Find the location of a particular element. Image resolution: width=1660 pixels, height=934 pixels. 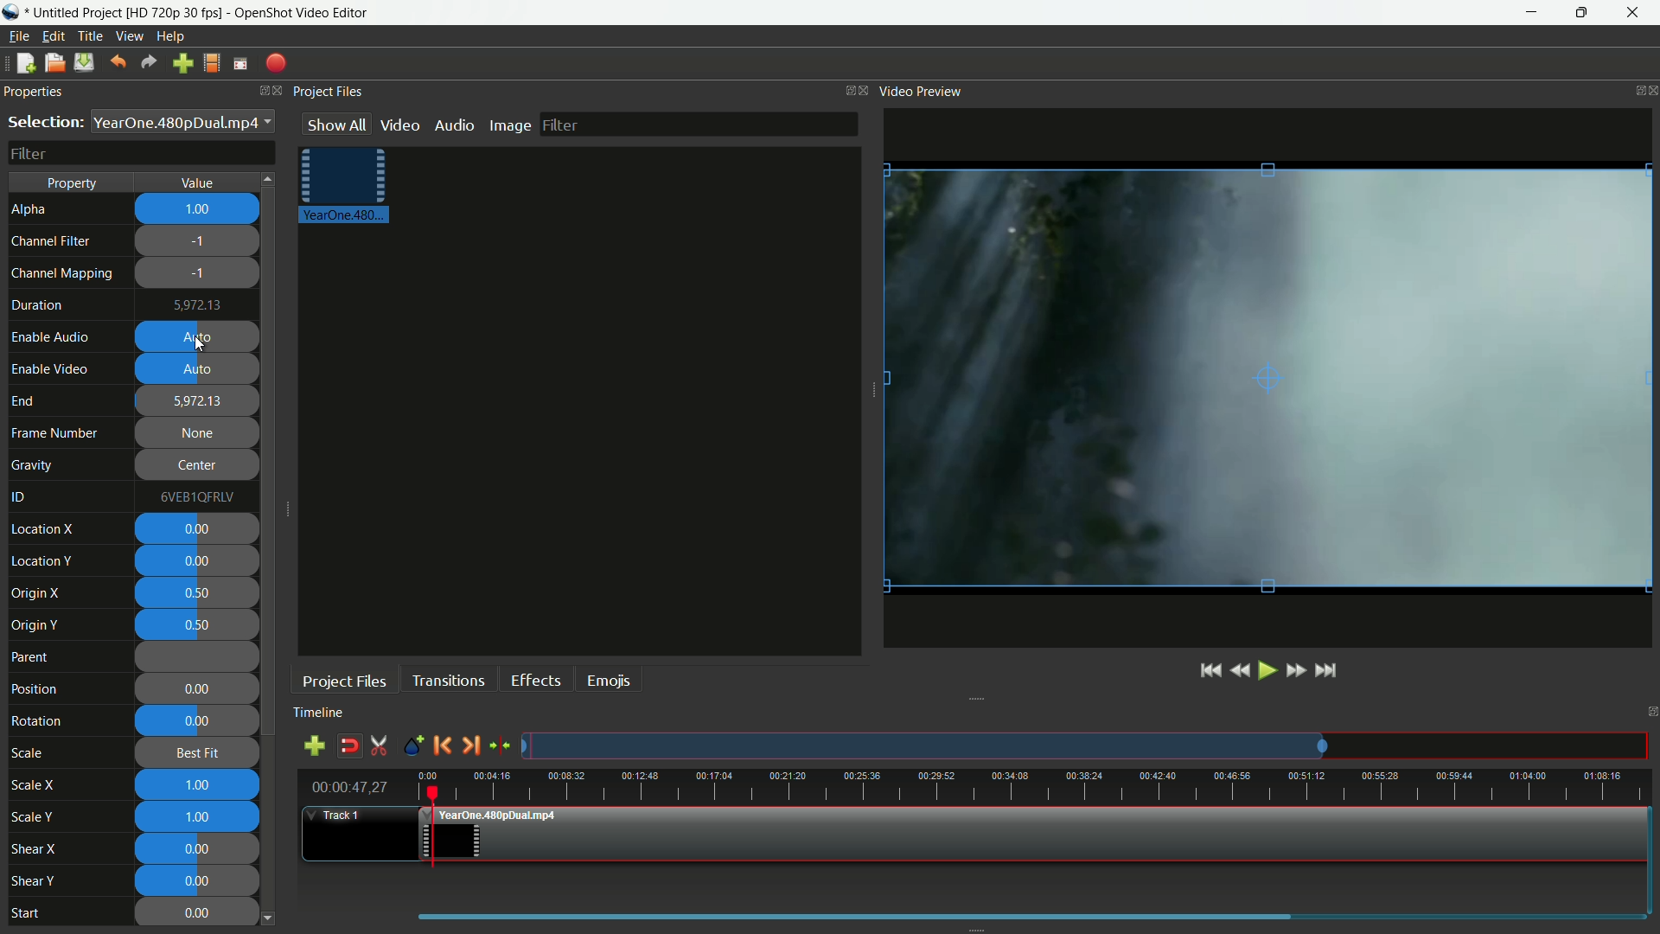

edit menu is located at coordinates (52, 37).